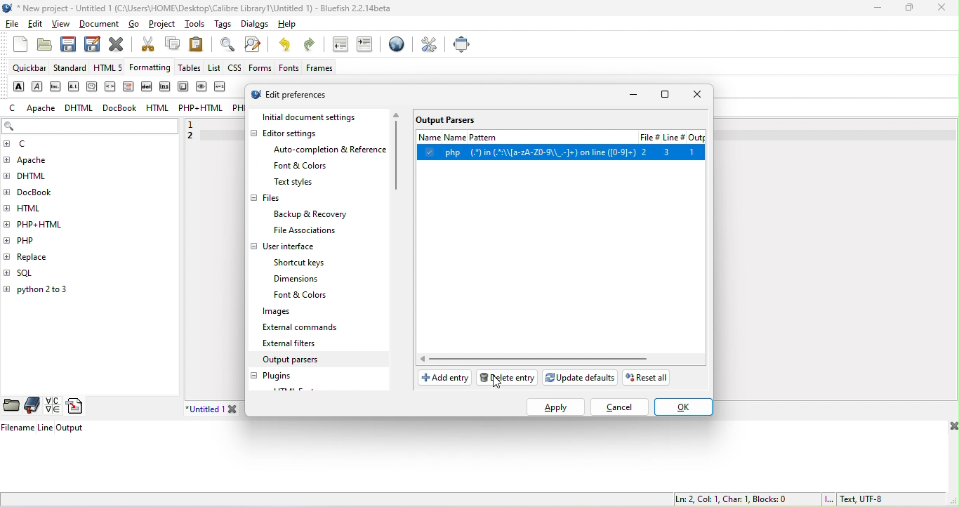  What do you see at coordinates (536, 359) in the screenshot?
I see `horizontal scroll bar` at bounding box center [536, 359].